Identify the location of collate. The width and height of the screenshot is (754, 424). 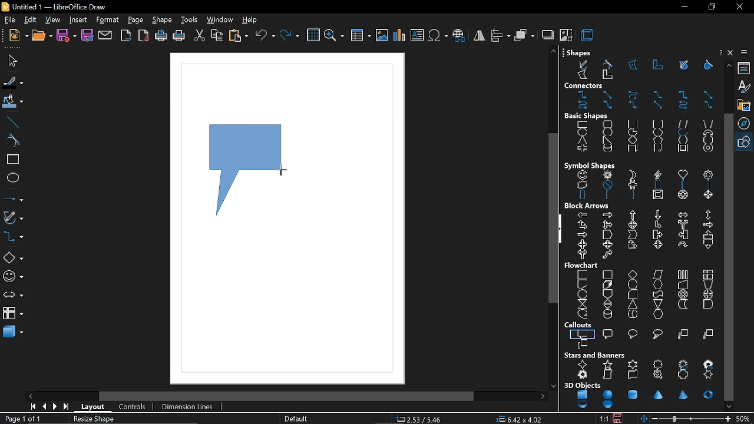
(581, 304).